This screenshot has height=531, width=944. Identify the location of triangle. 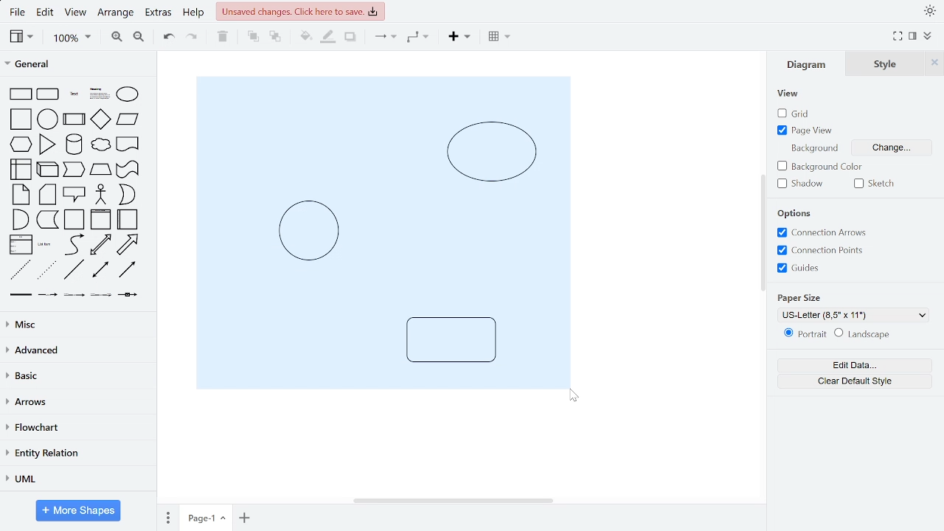
(47, 145).